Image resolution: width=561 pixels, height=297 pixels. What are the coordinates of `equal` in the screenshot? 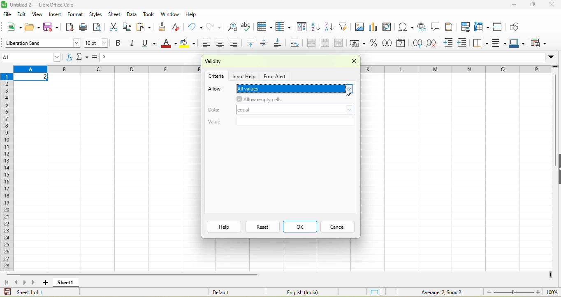 It's located at (295, 111).